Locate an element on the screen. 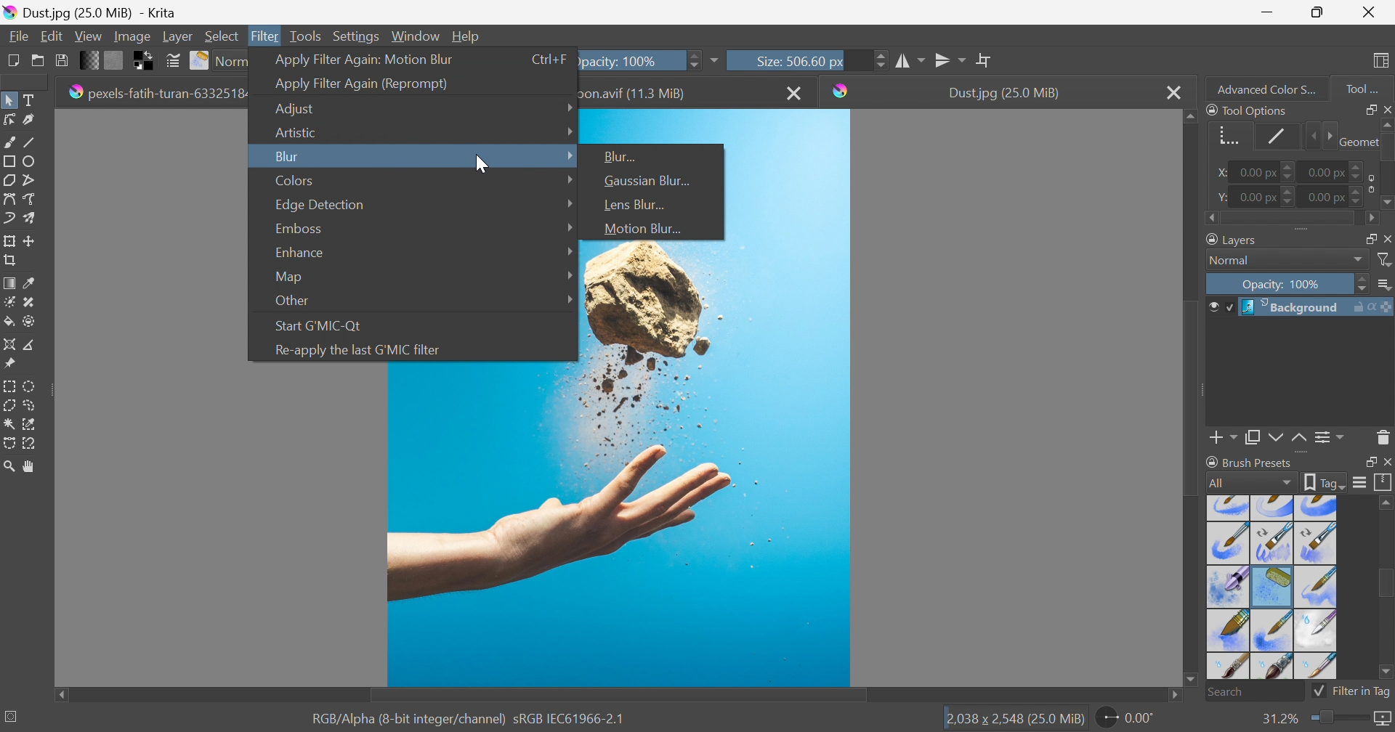 The image size is (1395, 732). Drop Down is located at coordinates (567, 105).